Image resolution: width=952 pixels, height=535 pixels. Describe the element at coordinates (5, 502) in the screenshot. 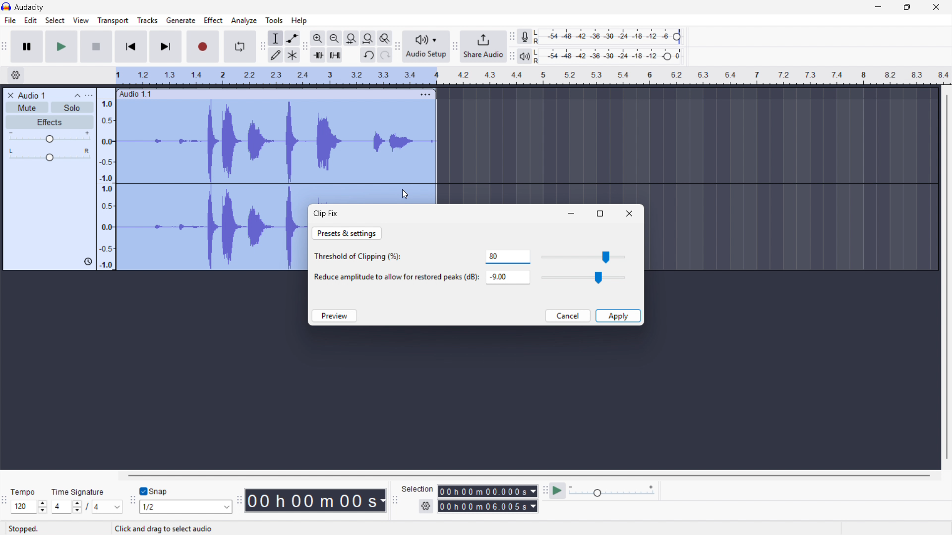

I see `Time signature toolbar` at that location.